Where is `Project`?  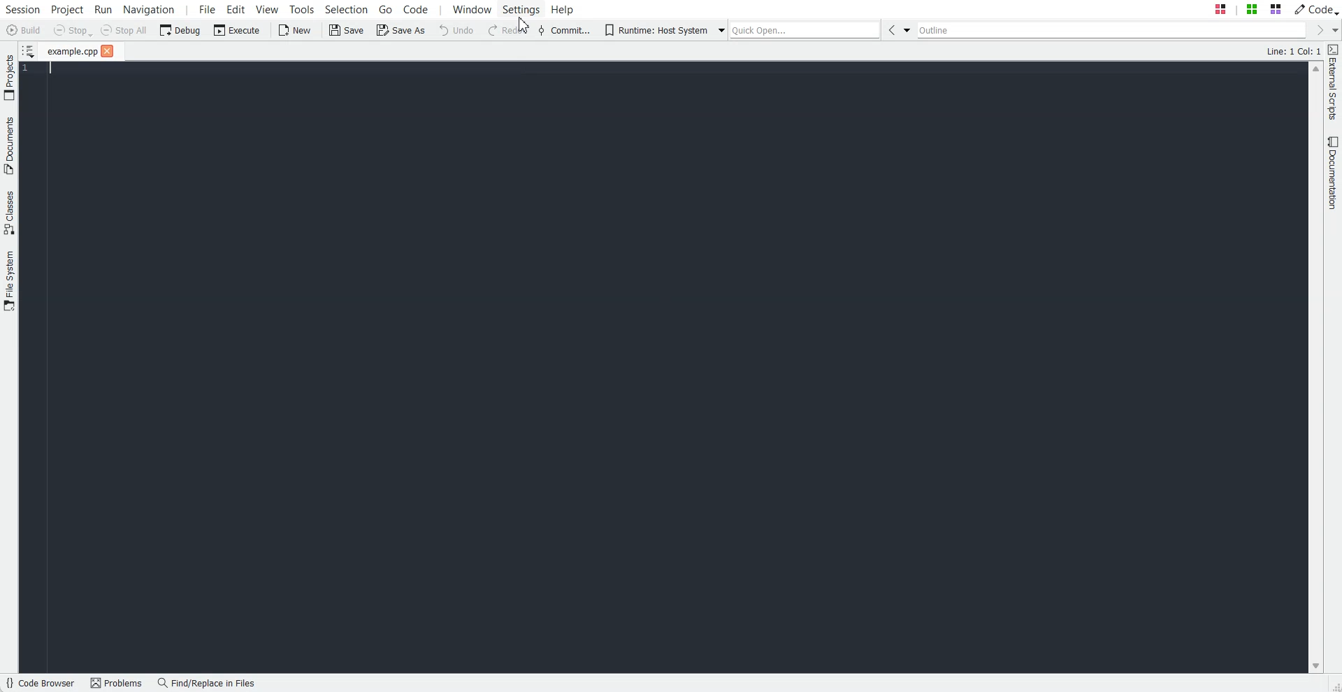 Project is located at coordinates (66, 9).